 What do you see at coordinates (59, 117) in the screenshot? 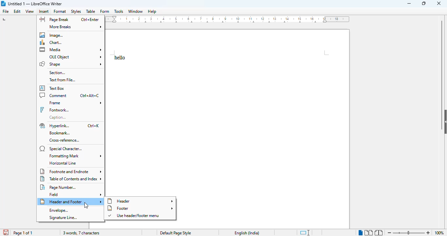
I see `caption` at bounding box center [59, 117].